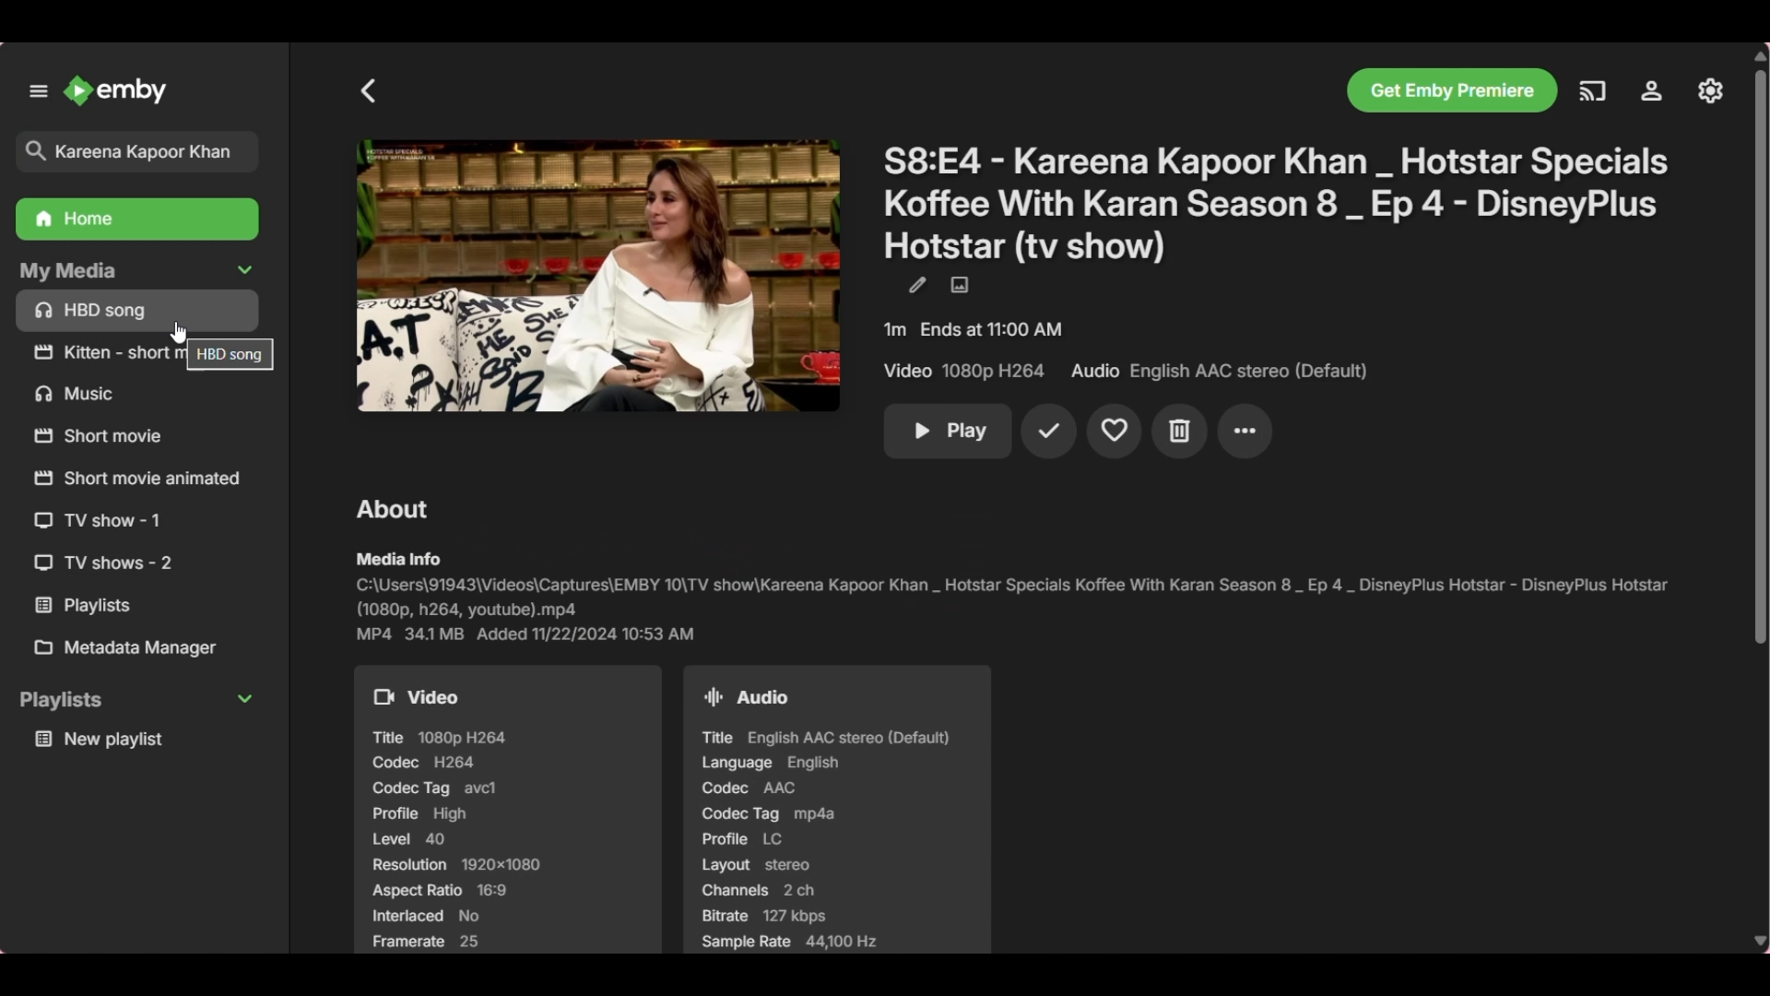 The height and width of the screenshot is (996, 1770). I want to click on Section sub-title, so click(398, 559).